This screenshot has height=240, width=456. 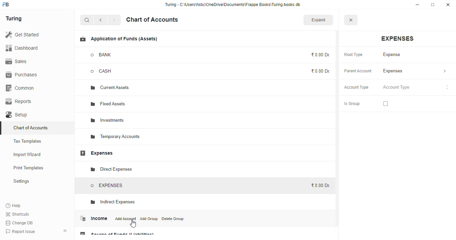 What do you see at coordinates (16, 61) in the screenshot?
I see `sales` at bounding box center [16, 61].